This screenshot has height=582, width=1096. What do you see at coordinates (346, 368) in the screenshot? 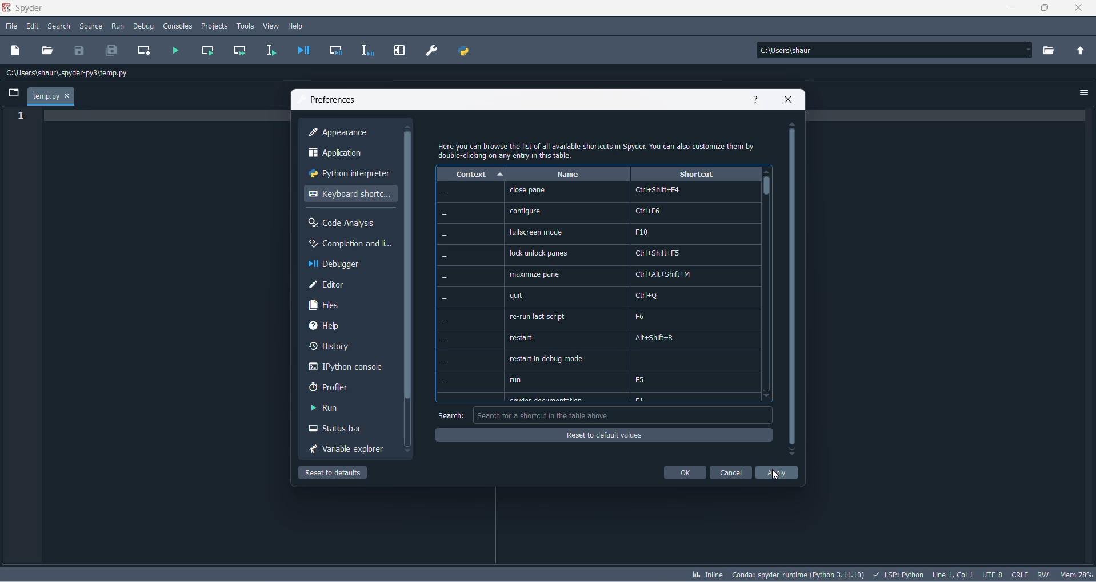
I see `ipython console` at bounding box center [346, 368].